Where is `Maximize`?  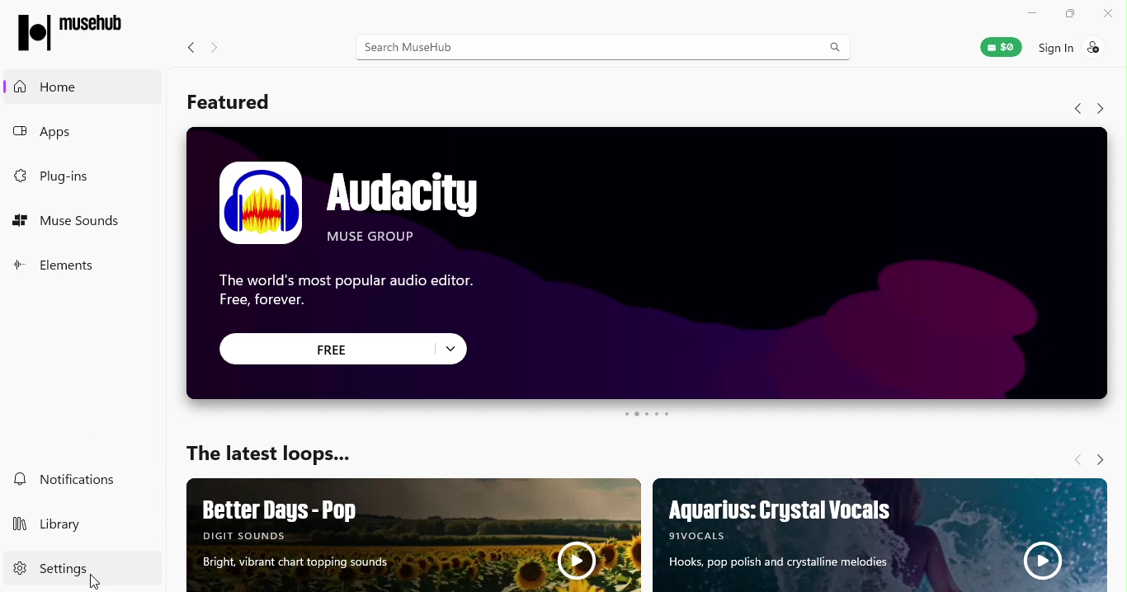 Maximize is located at coordinates (1067, 13).